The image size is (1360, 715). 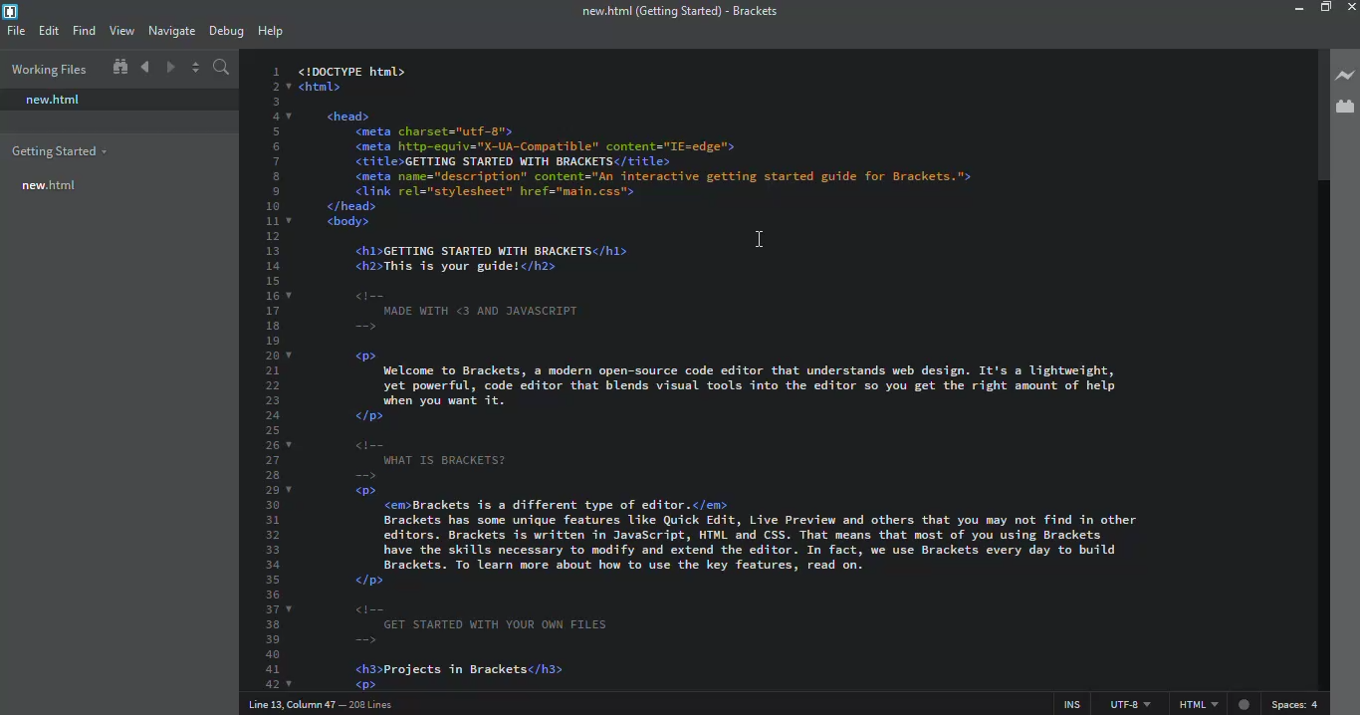 I want to click on test code, so click(x=723, y=371).